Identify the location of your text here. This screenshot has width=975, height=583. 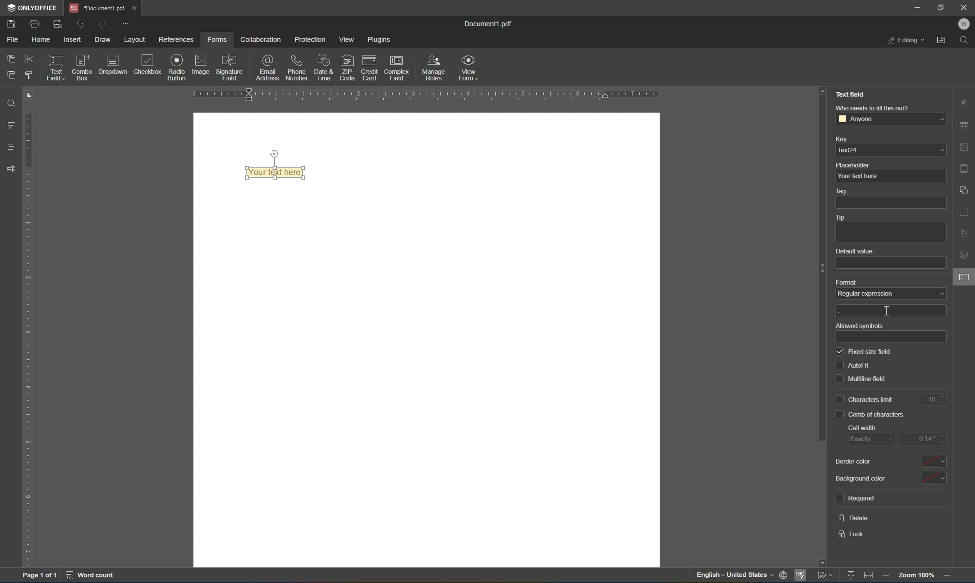
(890, 176).